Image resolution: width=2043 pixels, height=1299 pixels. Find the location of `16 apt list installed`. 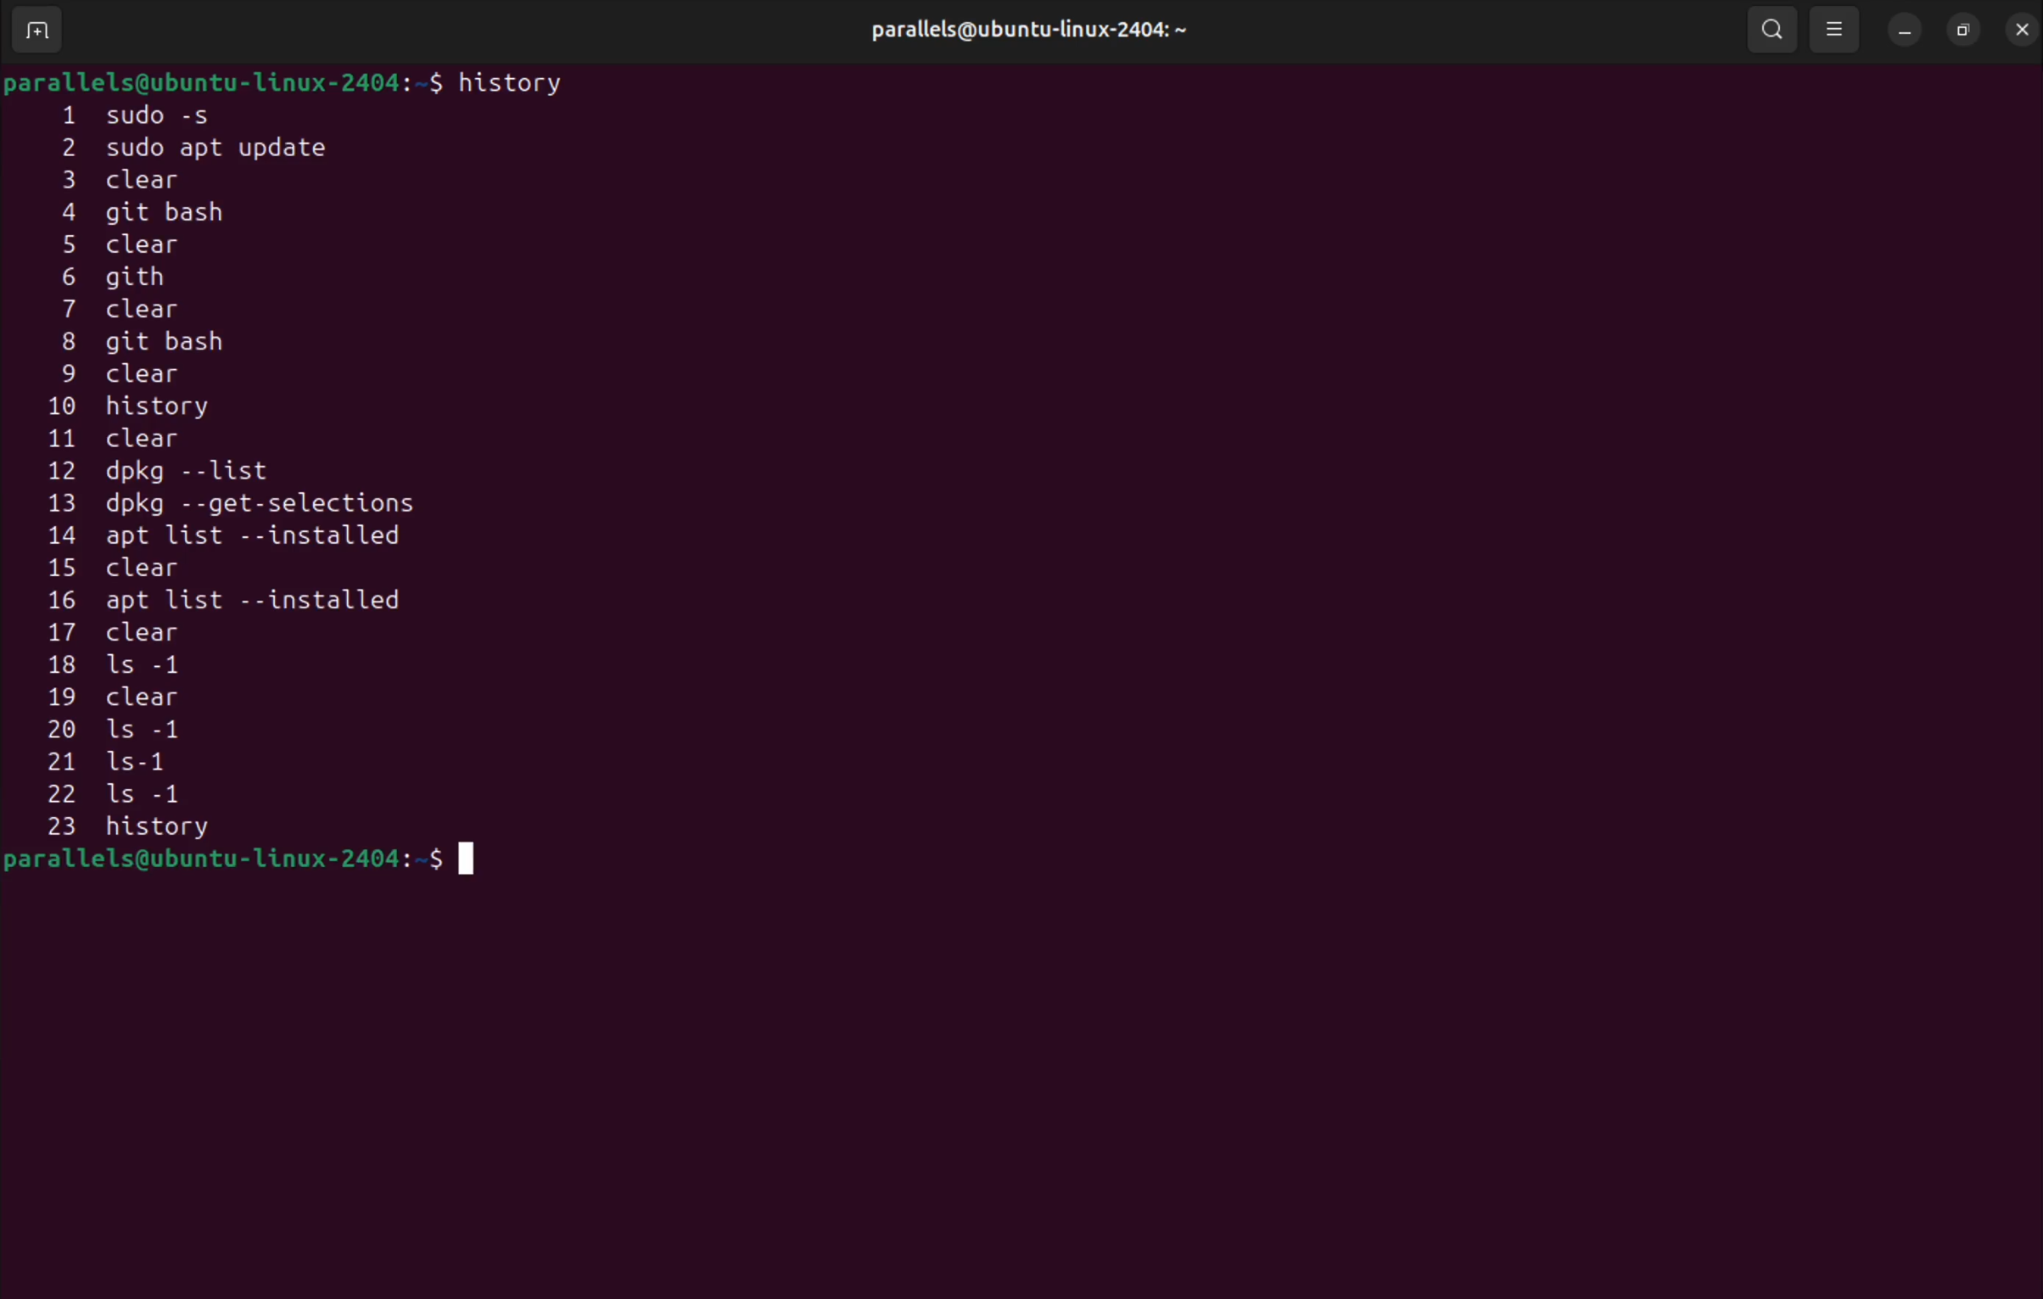

16 apt list installed is located at coordinates (225, 602).